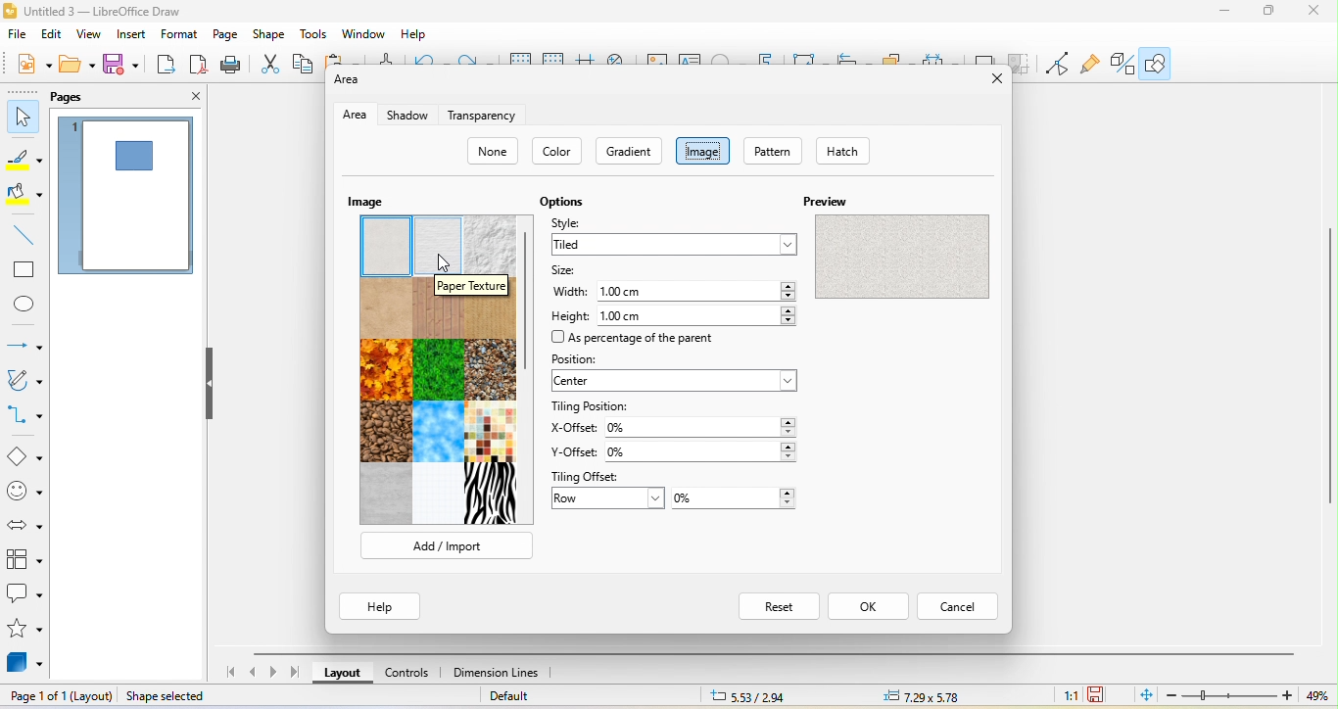 This screenshot has height=709, width=1338. Describe the element at coordinates (774, 605) in the screenshot. I see `reset` at that location.